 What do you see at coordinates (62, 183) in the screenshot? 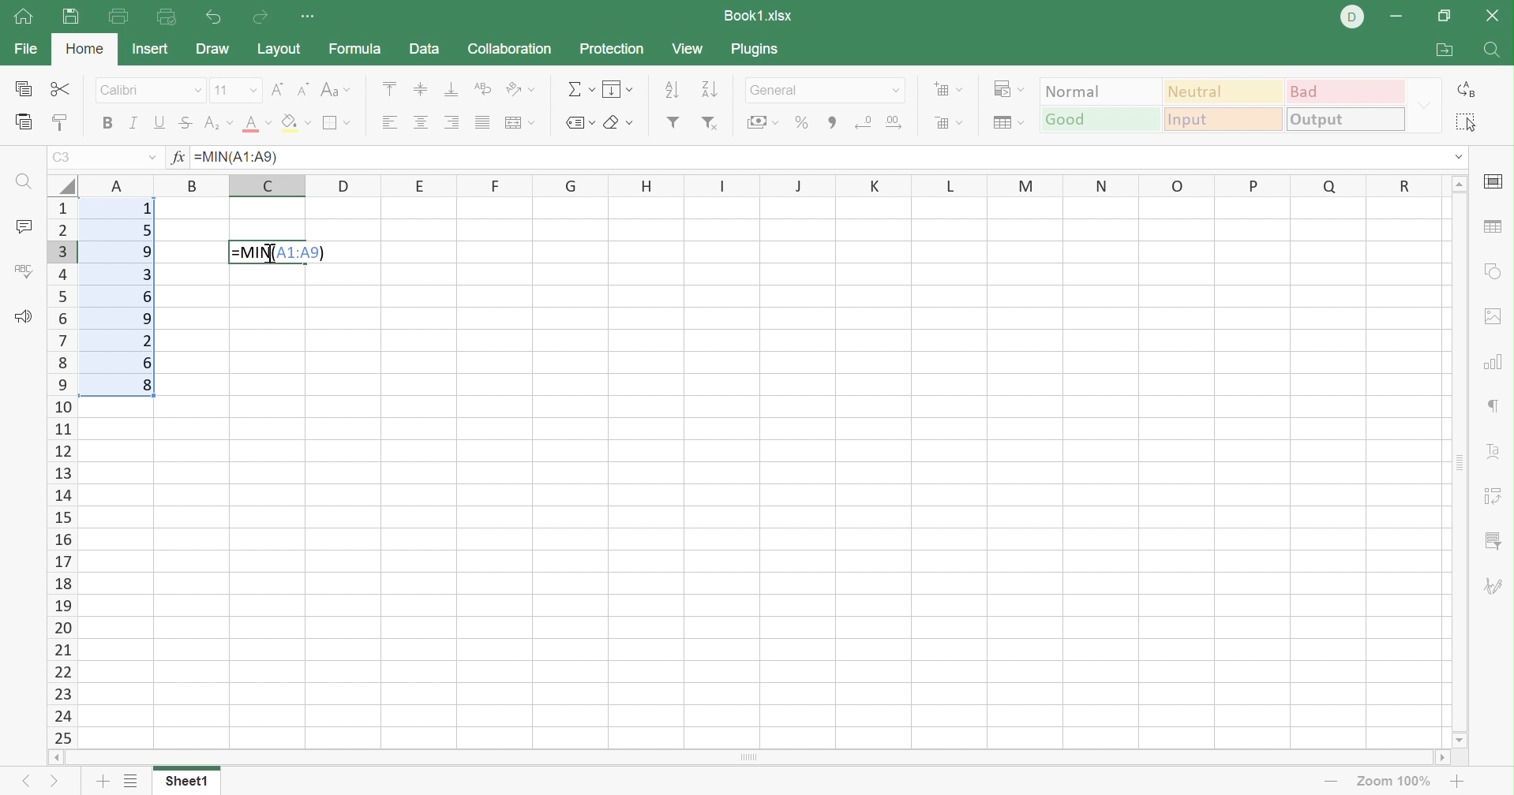
I see `select all cells` at bounding box center [62, 183].